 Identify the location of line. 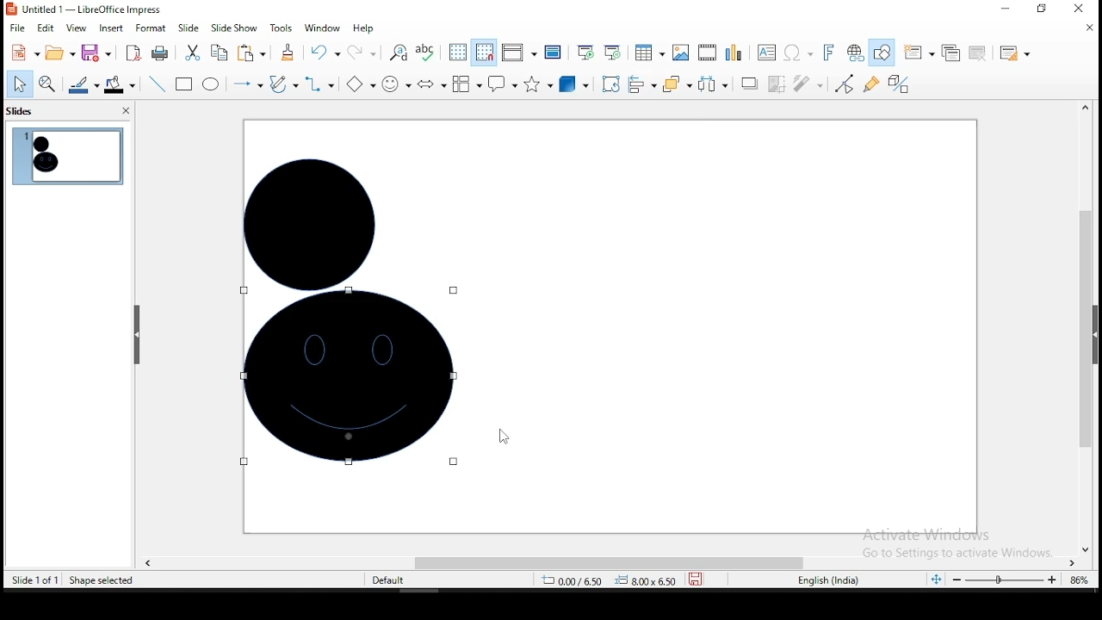
(157, 84).